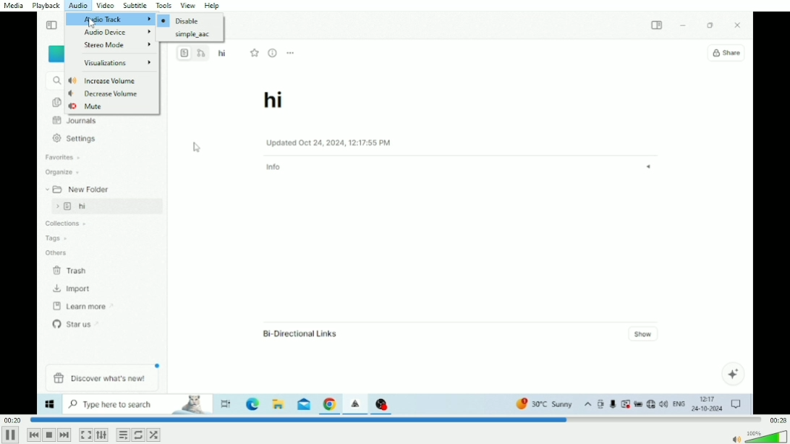  What do you see at coordinates (193, 35) in the screenshot?
I see `simple_aac` at bounding box center [193, 35].